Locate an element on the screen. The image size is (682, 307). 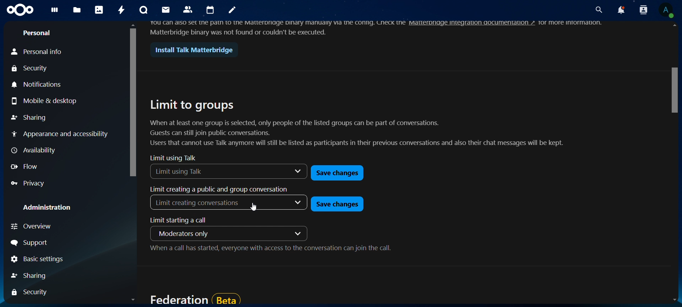
vertical scroll bar is located at coordinates (132, 102).